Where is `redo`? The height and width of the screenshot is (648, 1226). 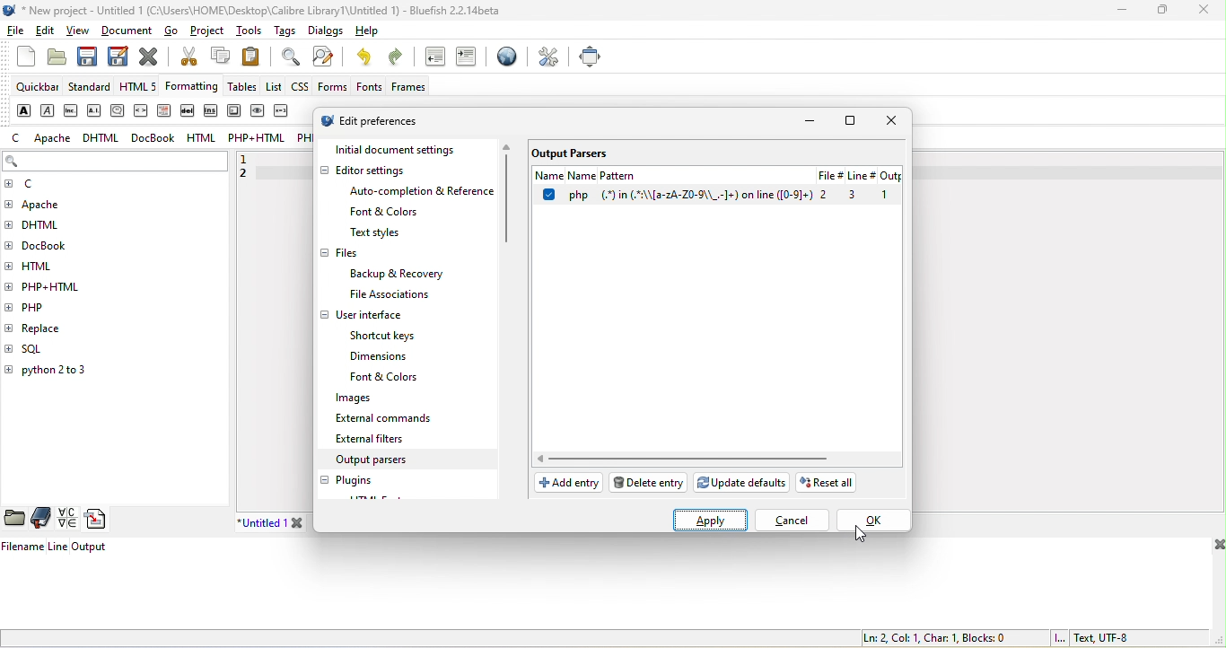
redo is located at coordinates (399, 59).